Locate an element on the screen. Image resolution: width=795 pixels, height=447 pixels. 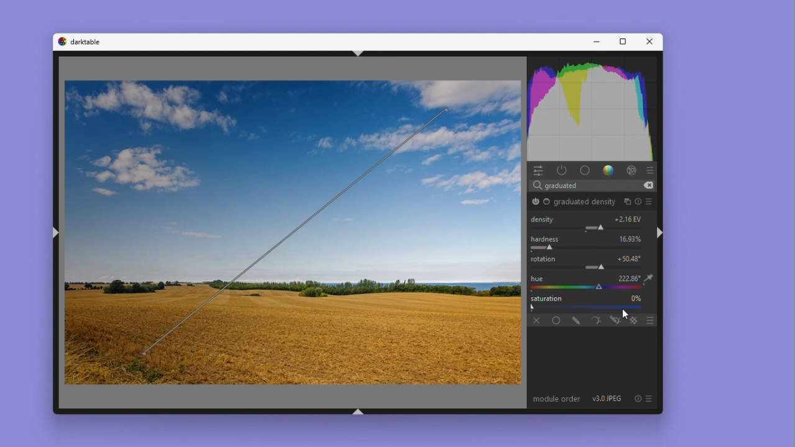
preset is located at coordinates (650, 399).